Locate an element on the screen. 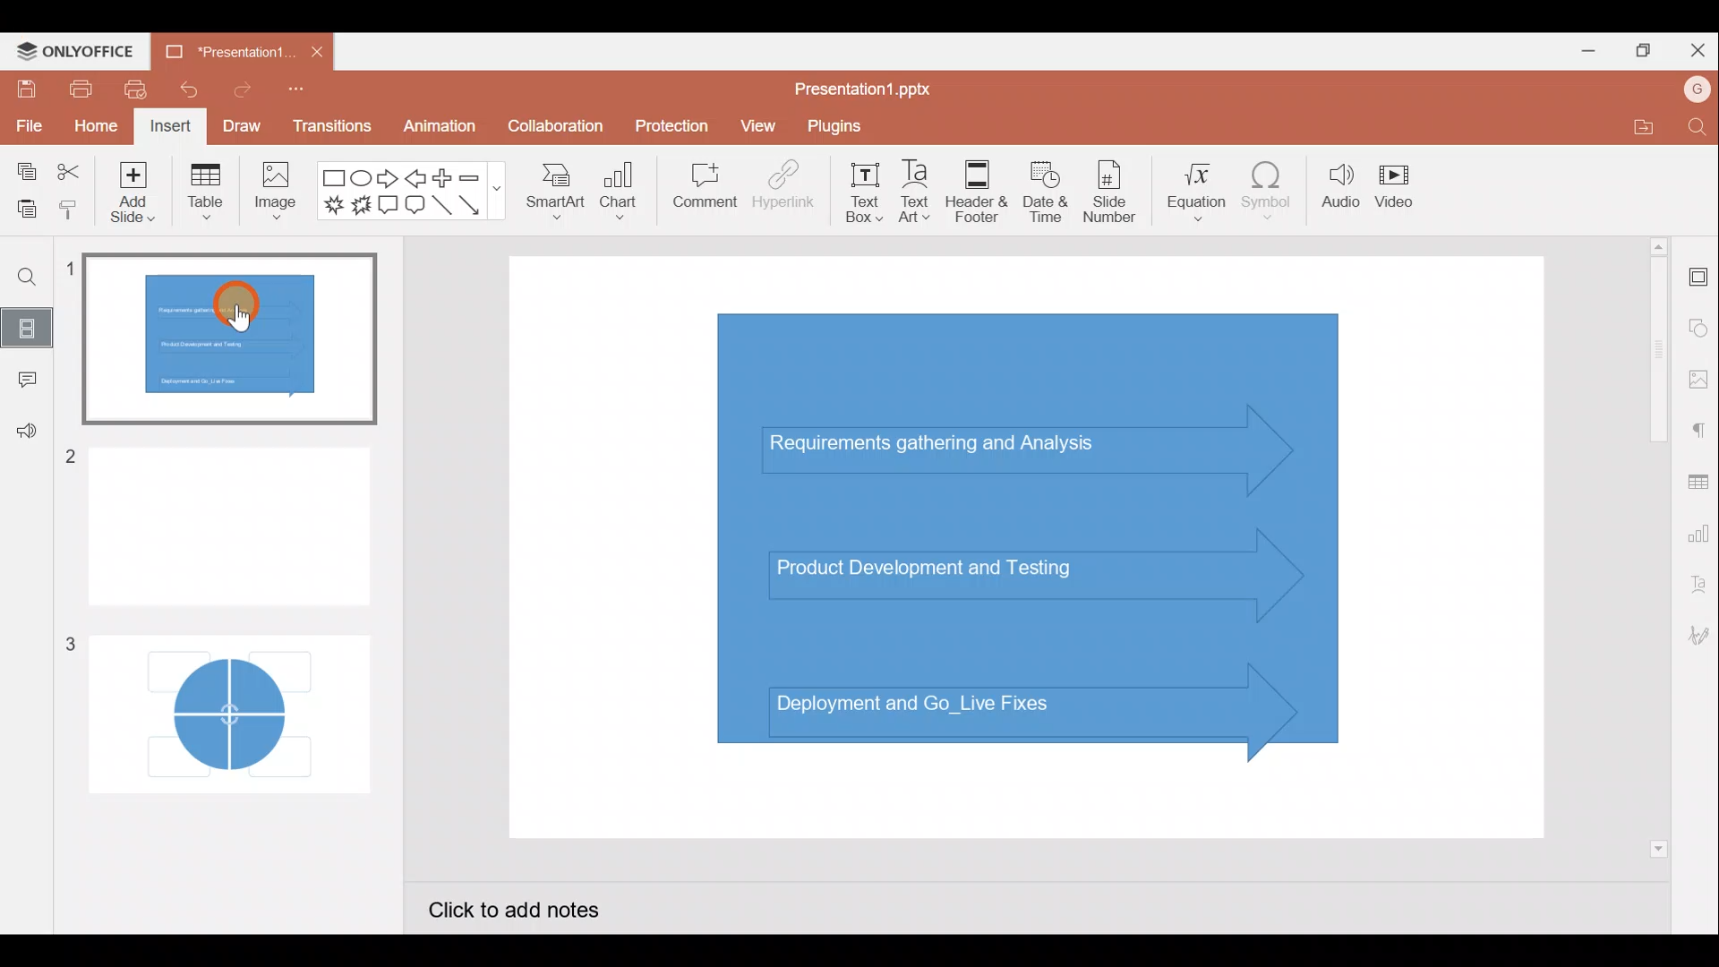  View is located at coordinates (757, 128).